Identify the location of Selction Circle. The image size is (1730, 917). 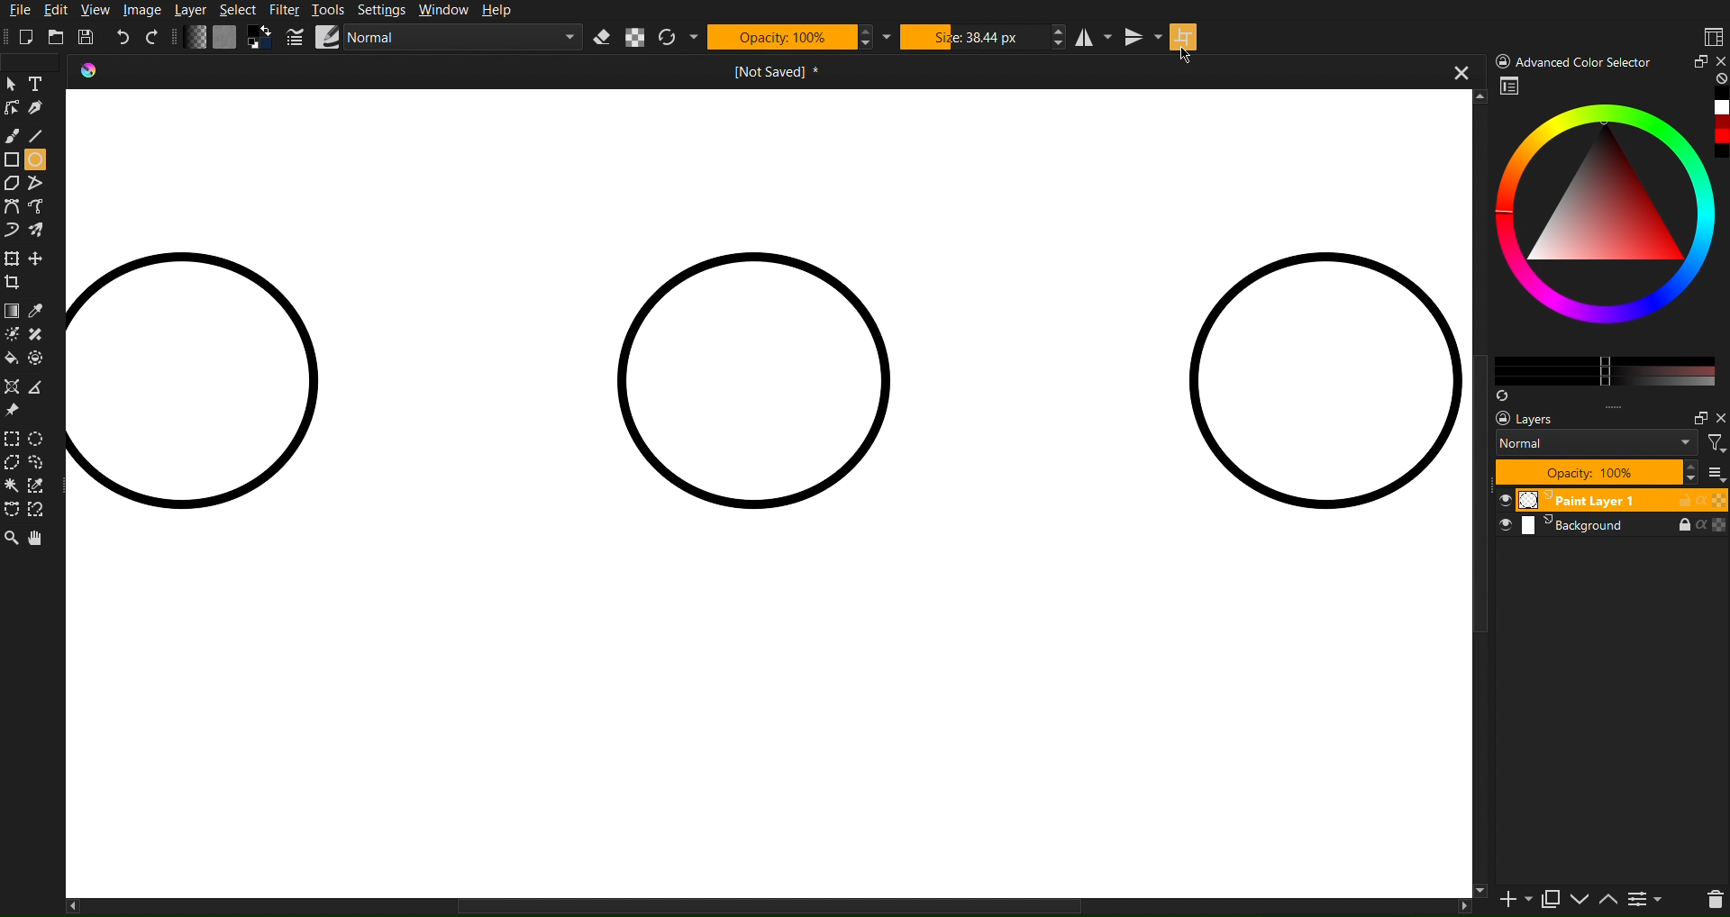
(36, 436).